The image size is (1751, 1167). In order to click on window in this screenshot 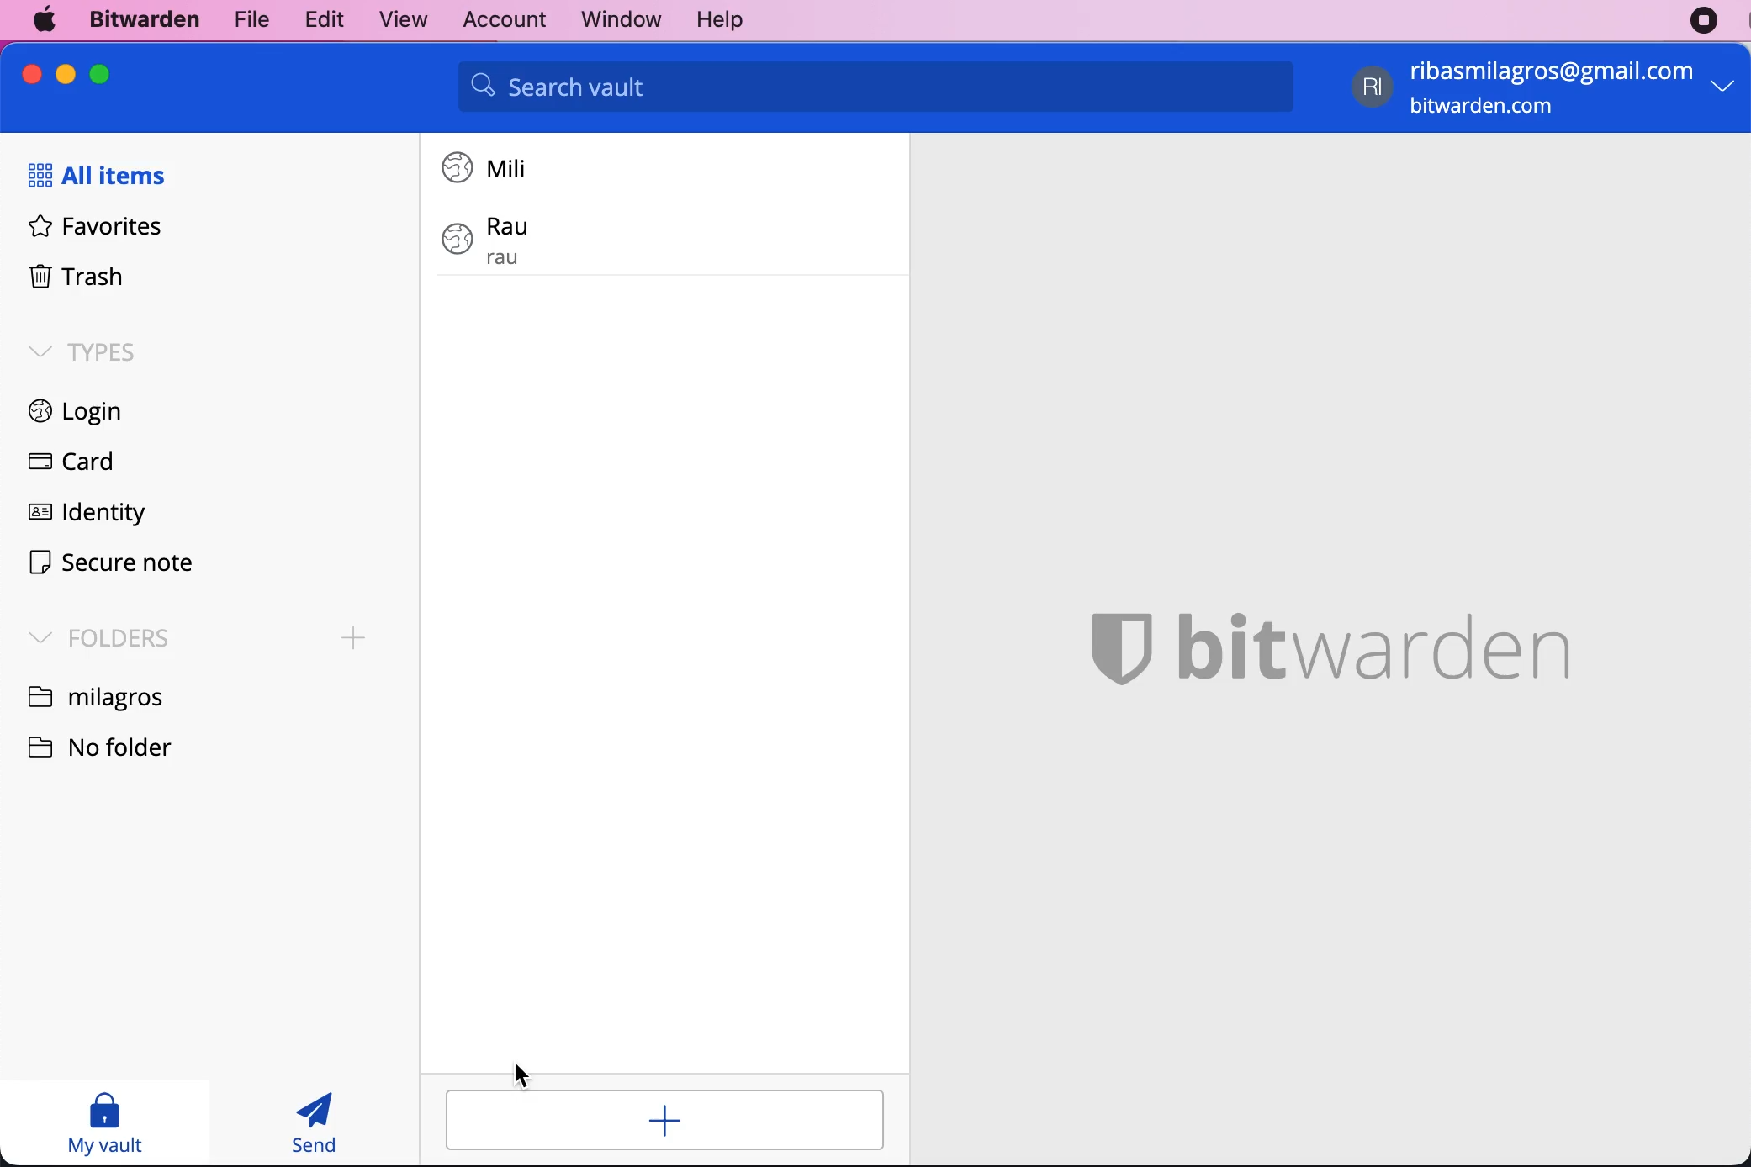, I will do `click(611, 19)`.